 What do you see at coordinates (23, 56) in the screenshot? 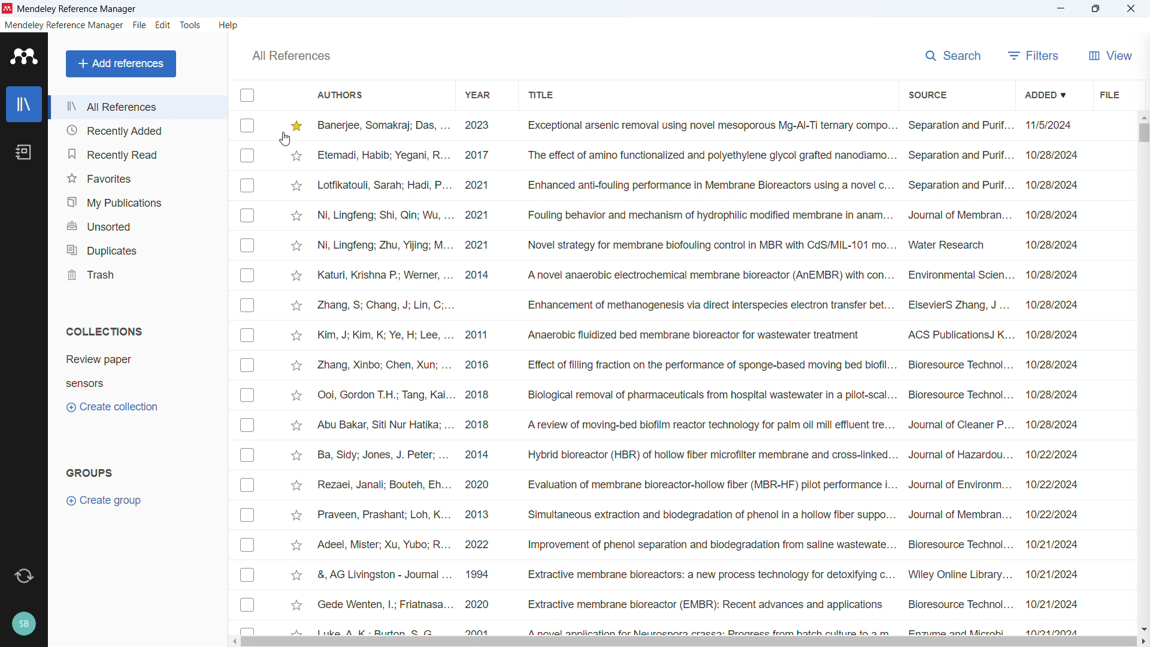
I see `logo ` at bounding box center [23, 56].